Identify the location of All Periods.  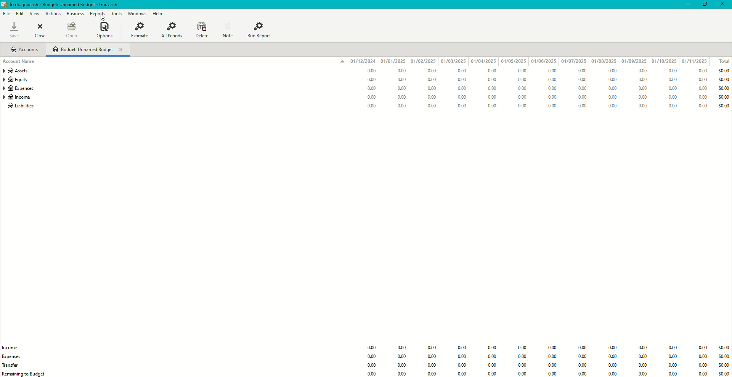
(173, 30).